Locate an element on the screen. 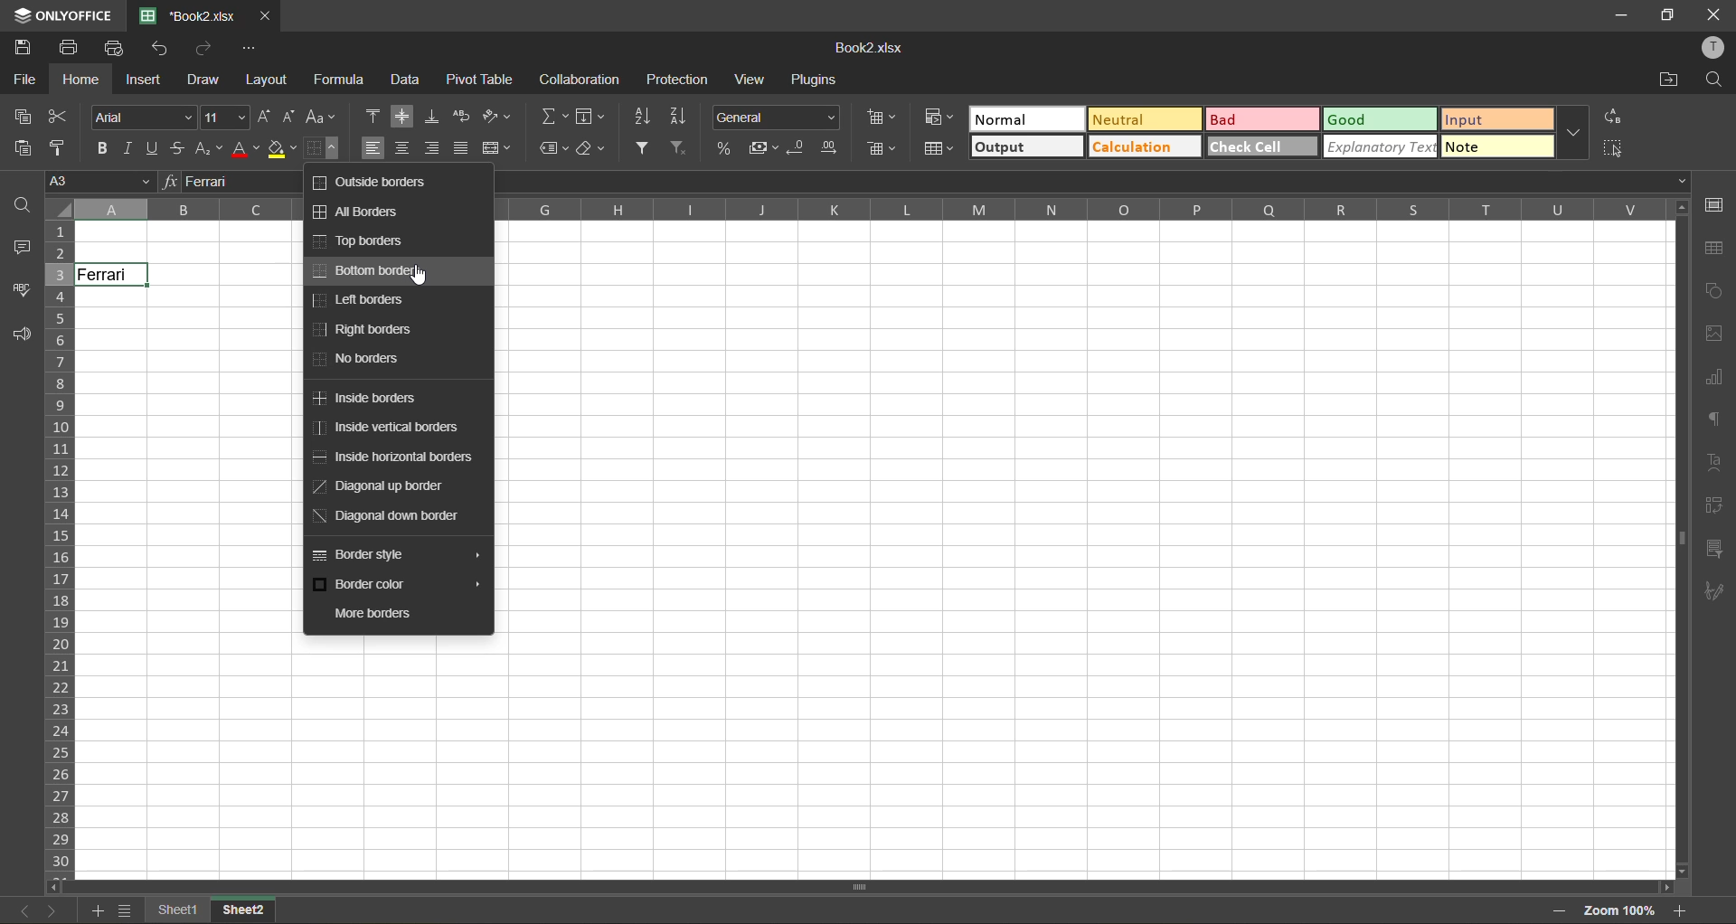 The image size is (1736, 924). fields is located at coordinates (596, 116).